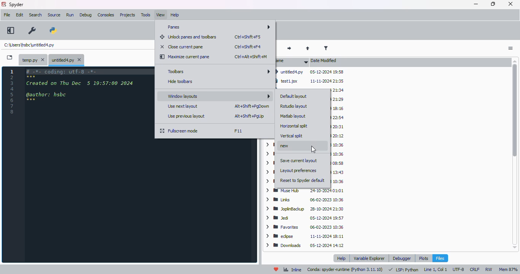 The image size is (520, 274). What do you see at coordinates (292, 270) in the screenshot?
I see `inline` at bounding box center [292, 270].